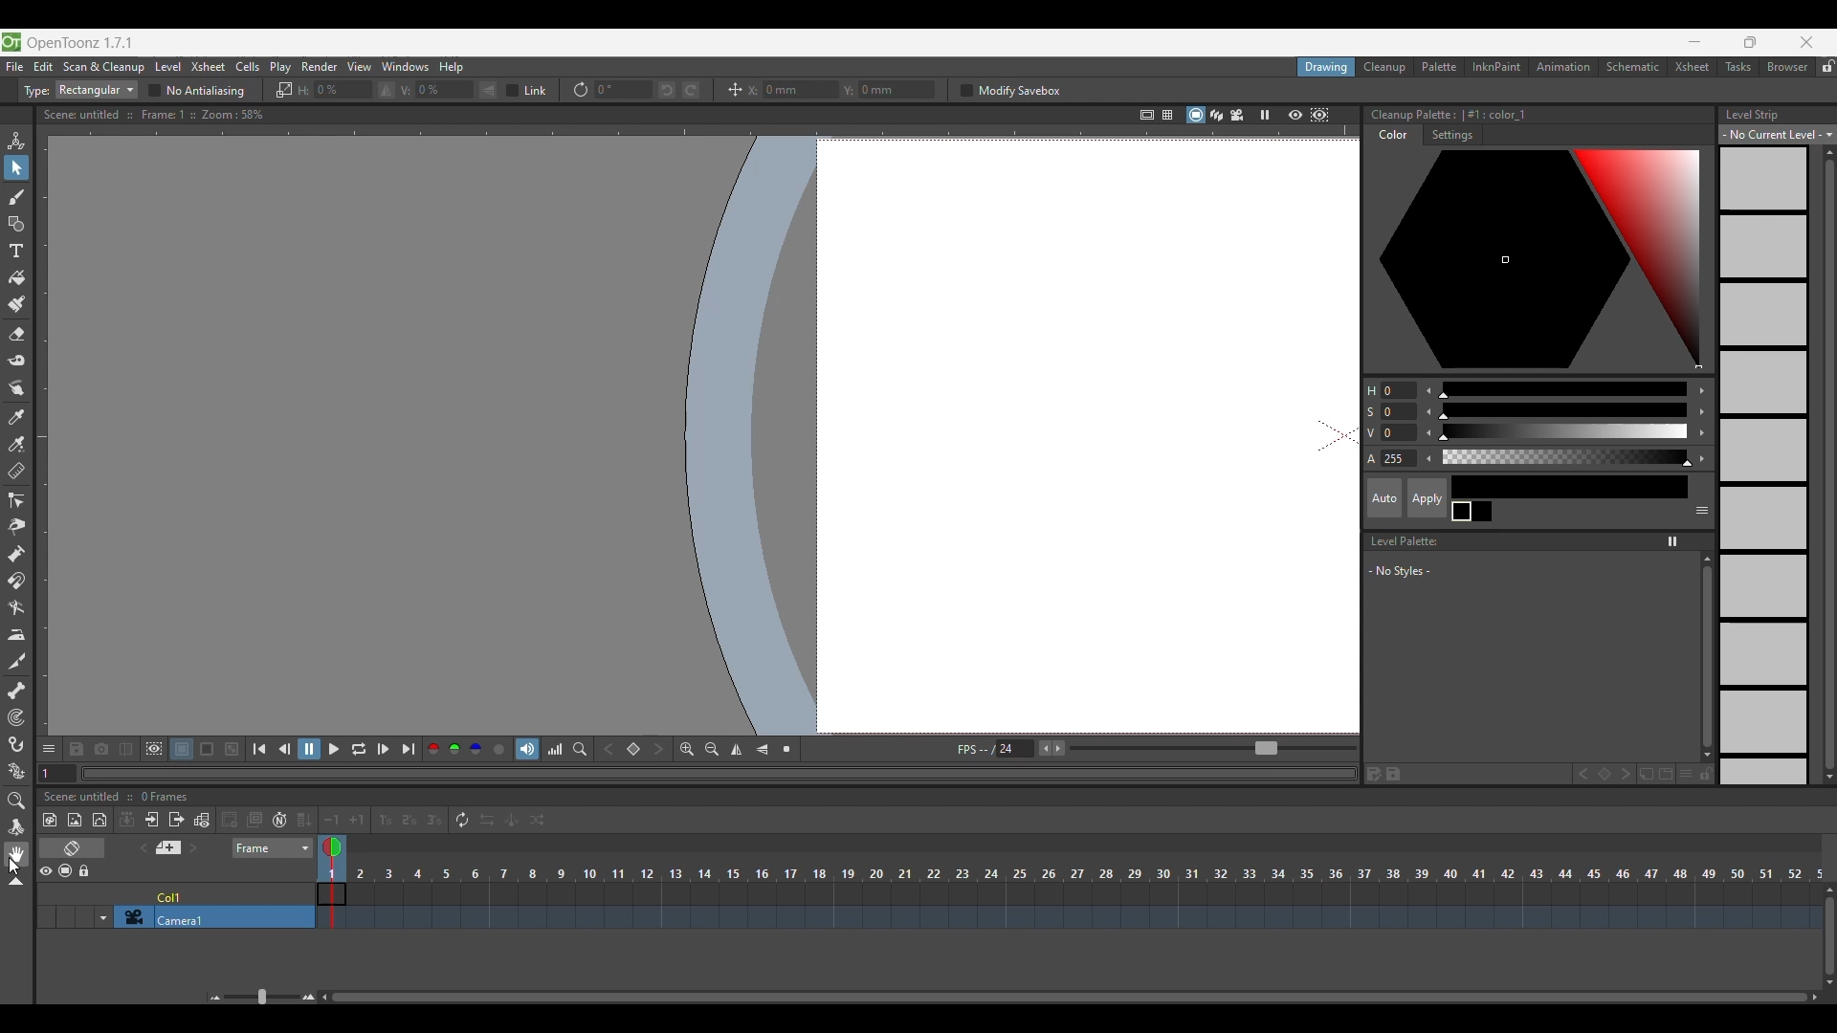 This screenshot has height=1033, width=1837. I want to click on Rotation, so click(581, 89).